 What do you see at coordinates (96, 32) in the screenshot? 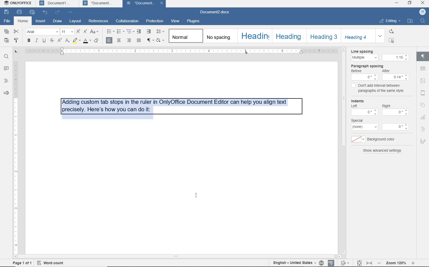
I see `change case` at bounding box center [96, 32].